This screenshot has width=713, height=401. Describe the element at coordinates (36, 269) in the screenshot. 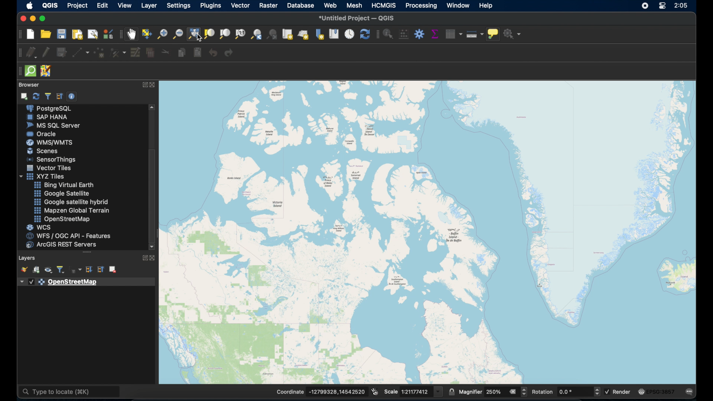

I see `add group` at that location.